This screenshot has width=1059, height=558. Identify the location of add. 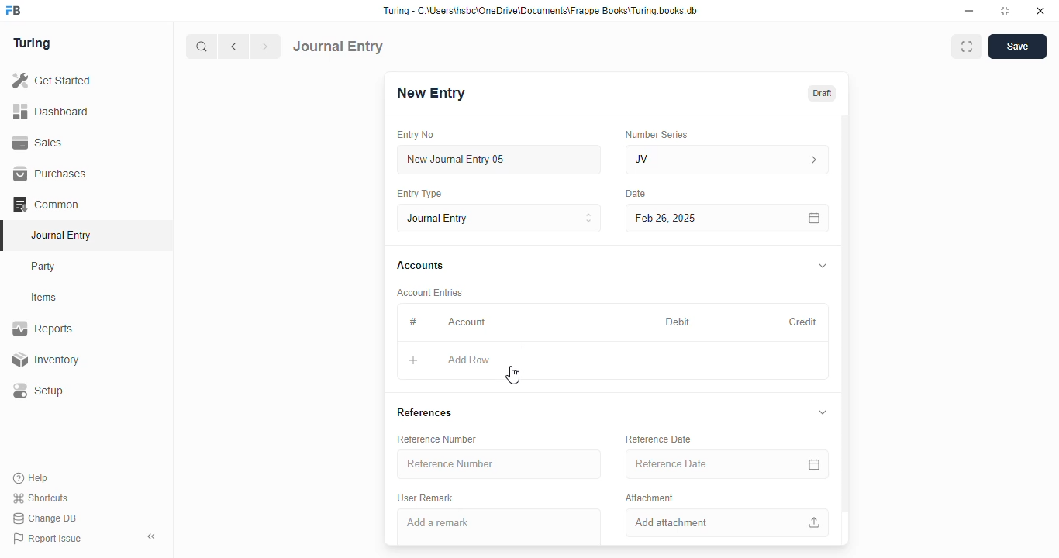
(413, 361).